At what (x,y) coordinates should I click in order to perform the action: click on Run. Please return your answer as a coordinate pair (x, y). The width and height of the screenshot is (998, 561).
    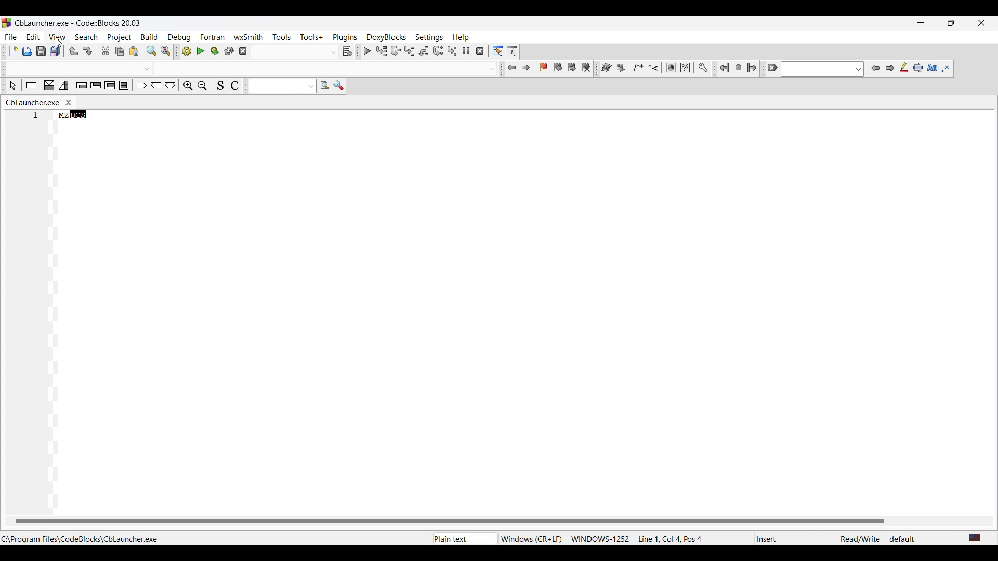
    Looking at the image, I should click on (201, 51).